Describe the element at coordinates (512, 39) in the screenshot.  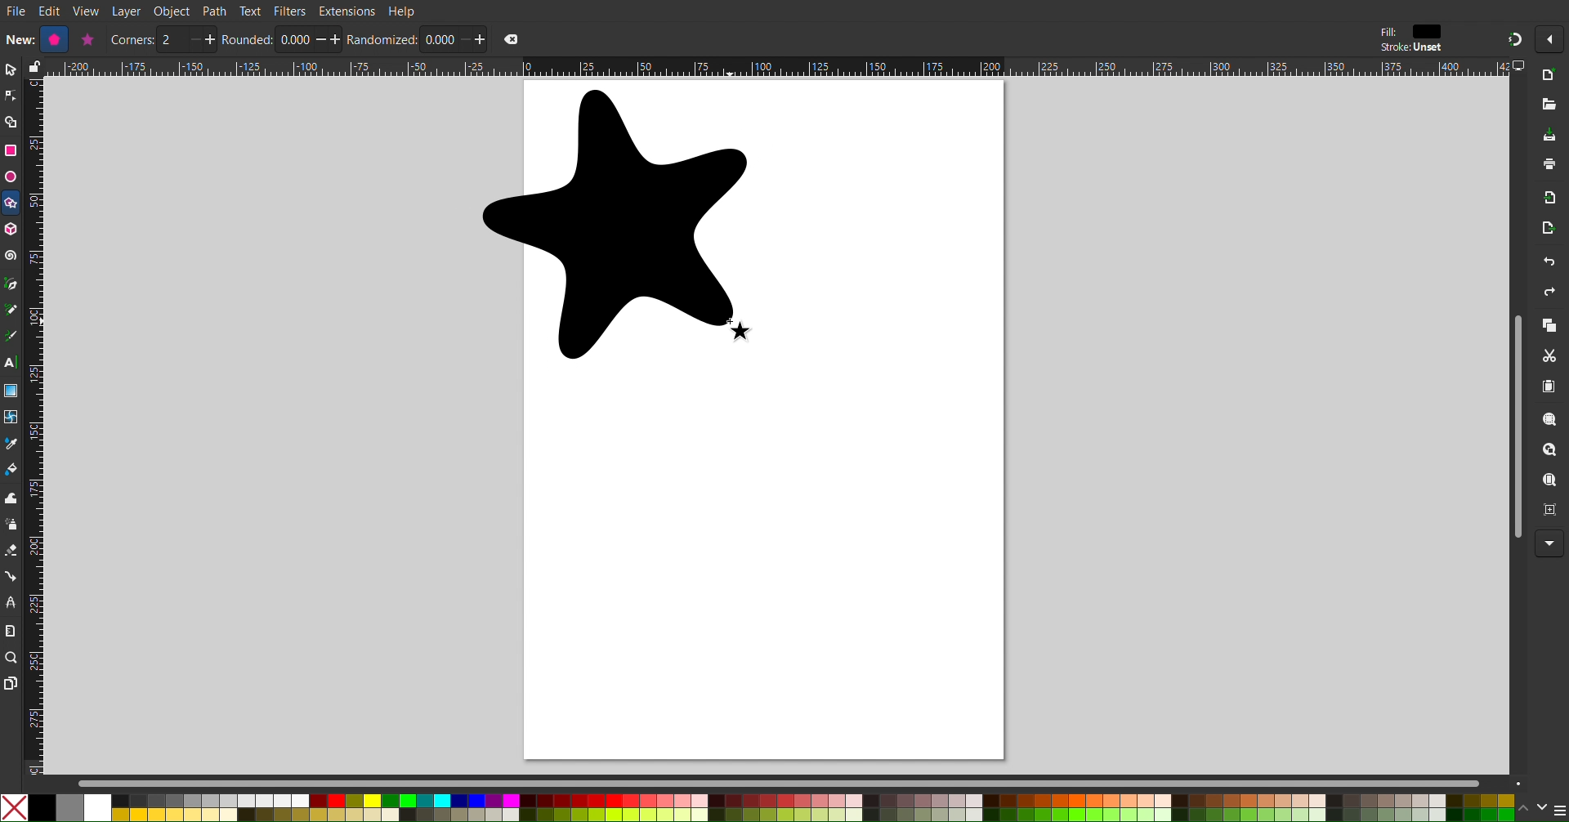
I see `Close` at that location.